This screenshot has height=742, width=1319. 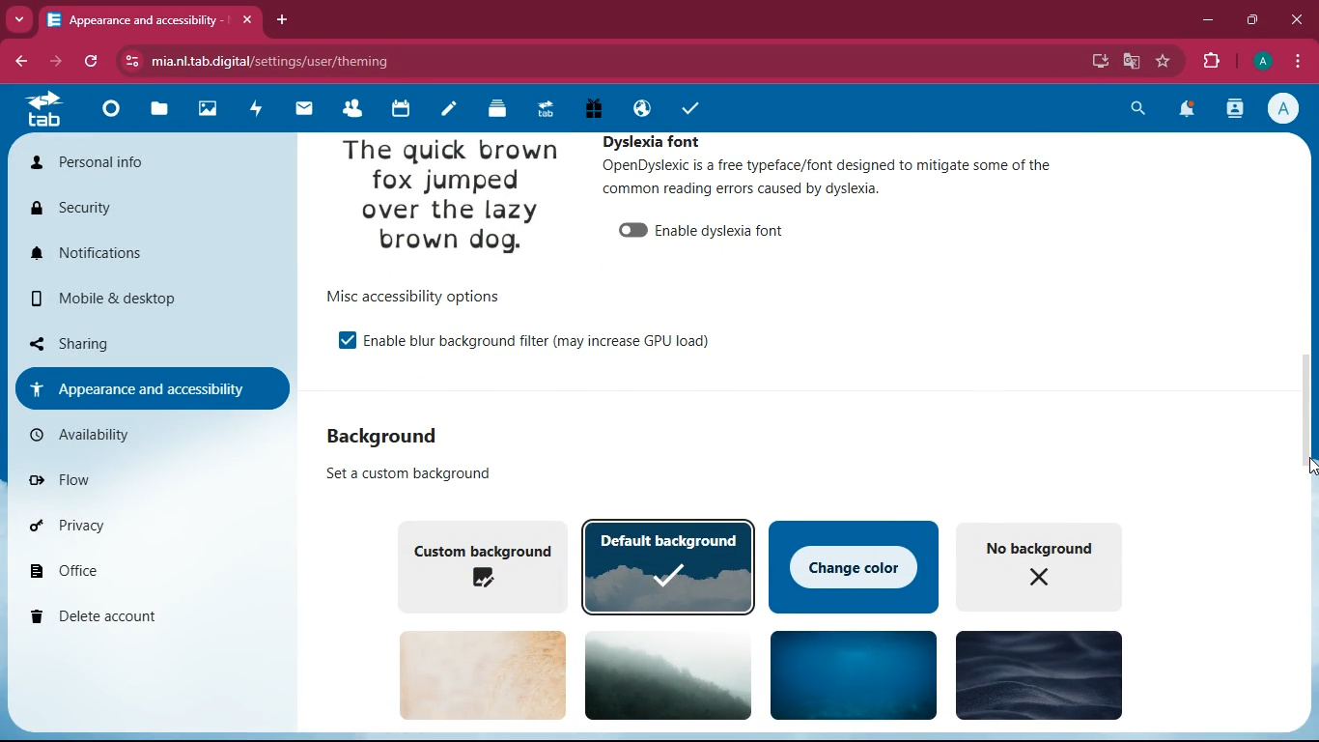 What do you see at coordinates (480, 564) in the screenshot?
I see `custom background` at bounding box center [480, 564].